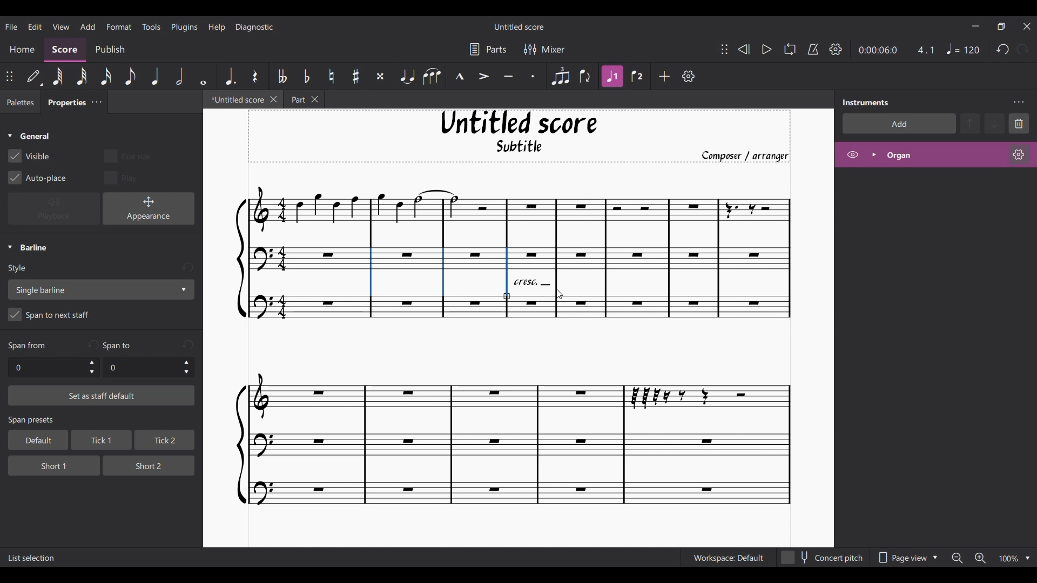 The image size is (1037, 583). What do you see at coordinates (331, 76) in the screenshot?
I see `Toggle natural` at bounding box center [331, 76].